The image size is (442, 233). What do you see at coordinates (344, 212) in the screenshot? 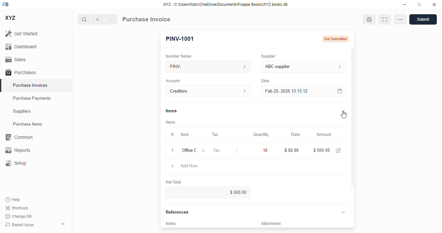
I see `toggle expand/collapse` at bounding box center [344, 212].